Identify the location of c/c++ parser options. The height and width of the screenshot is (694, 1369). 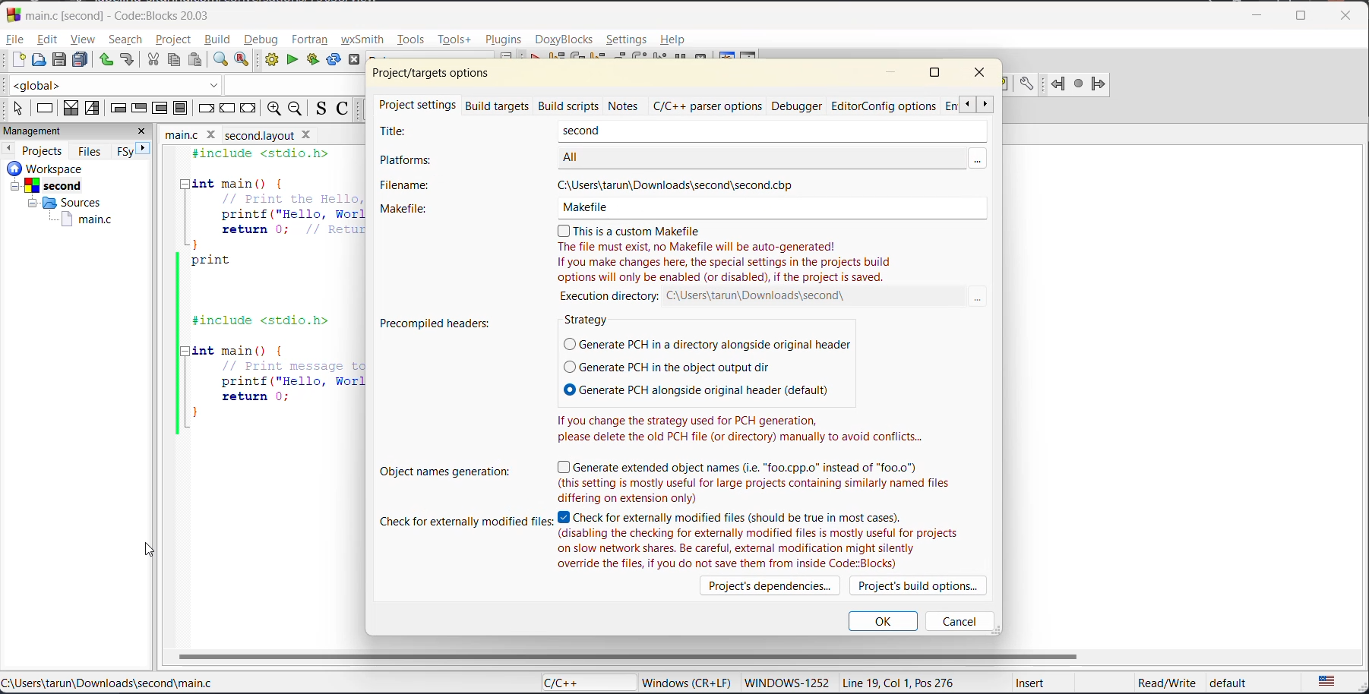
(707, 108).